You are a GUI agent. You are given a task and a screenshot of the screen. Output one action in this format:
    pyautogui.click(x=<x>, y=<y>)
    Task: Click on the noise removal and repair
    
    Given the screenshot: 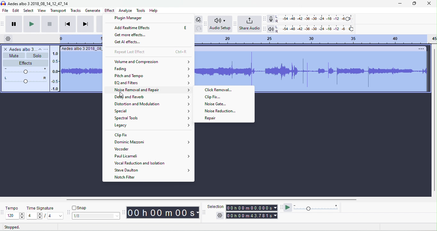 What is the action you would take?
    pyautogui.click(x=153, y=91)
    